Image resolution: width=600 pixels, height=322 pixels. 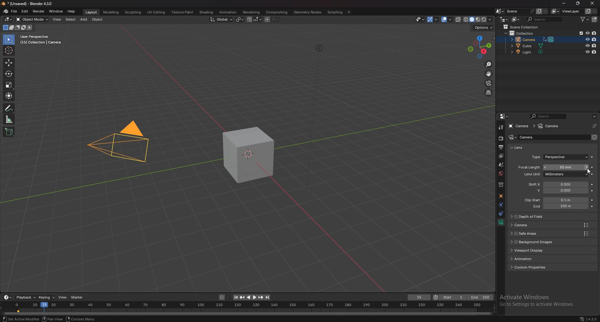 I want to click on move, so click(x=488, y=73).